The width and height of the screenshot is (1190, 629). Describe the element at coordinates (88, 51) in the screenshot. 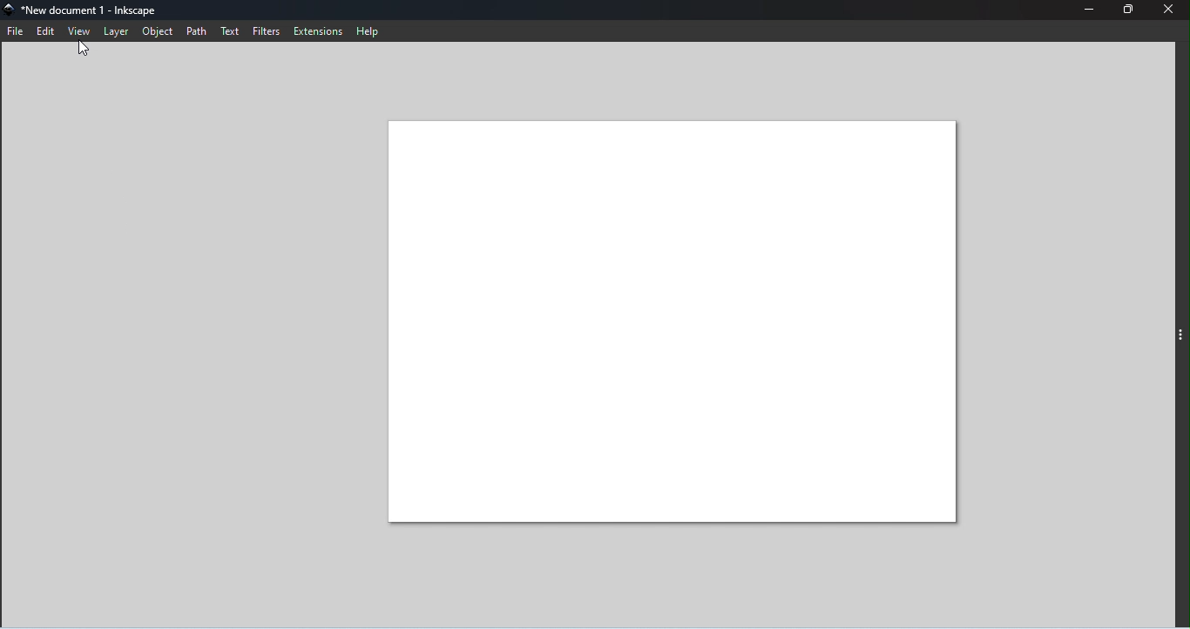

I see `Cursor` at that location.